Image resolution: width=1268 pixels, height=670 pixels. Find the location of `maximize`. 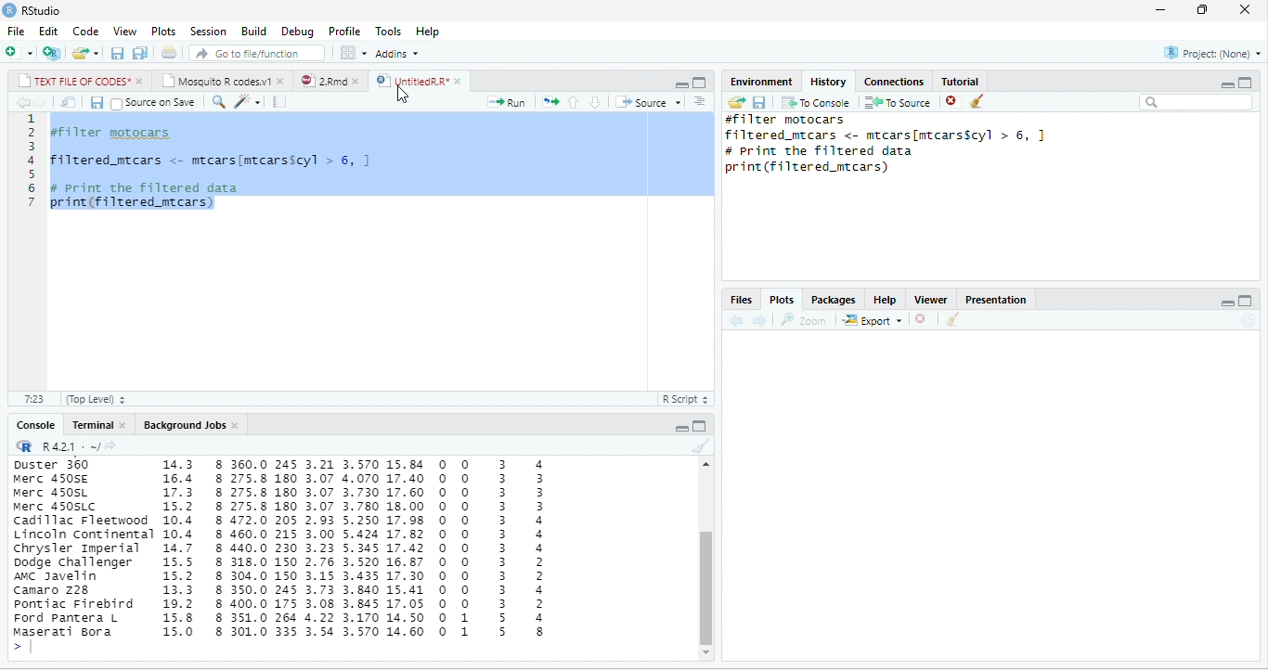

maximize is located at coordinates (1246, 301).